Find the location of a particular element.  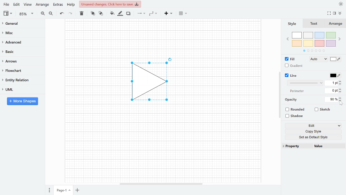

ash is located at coordinates (309, 35).